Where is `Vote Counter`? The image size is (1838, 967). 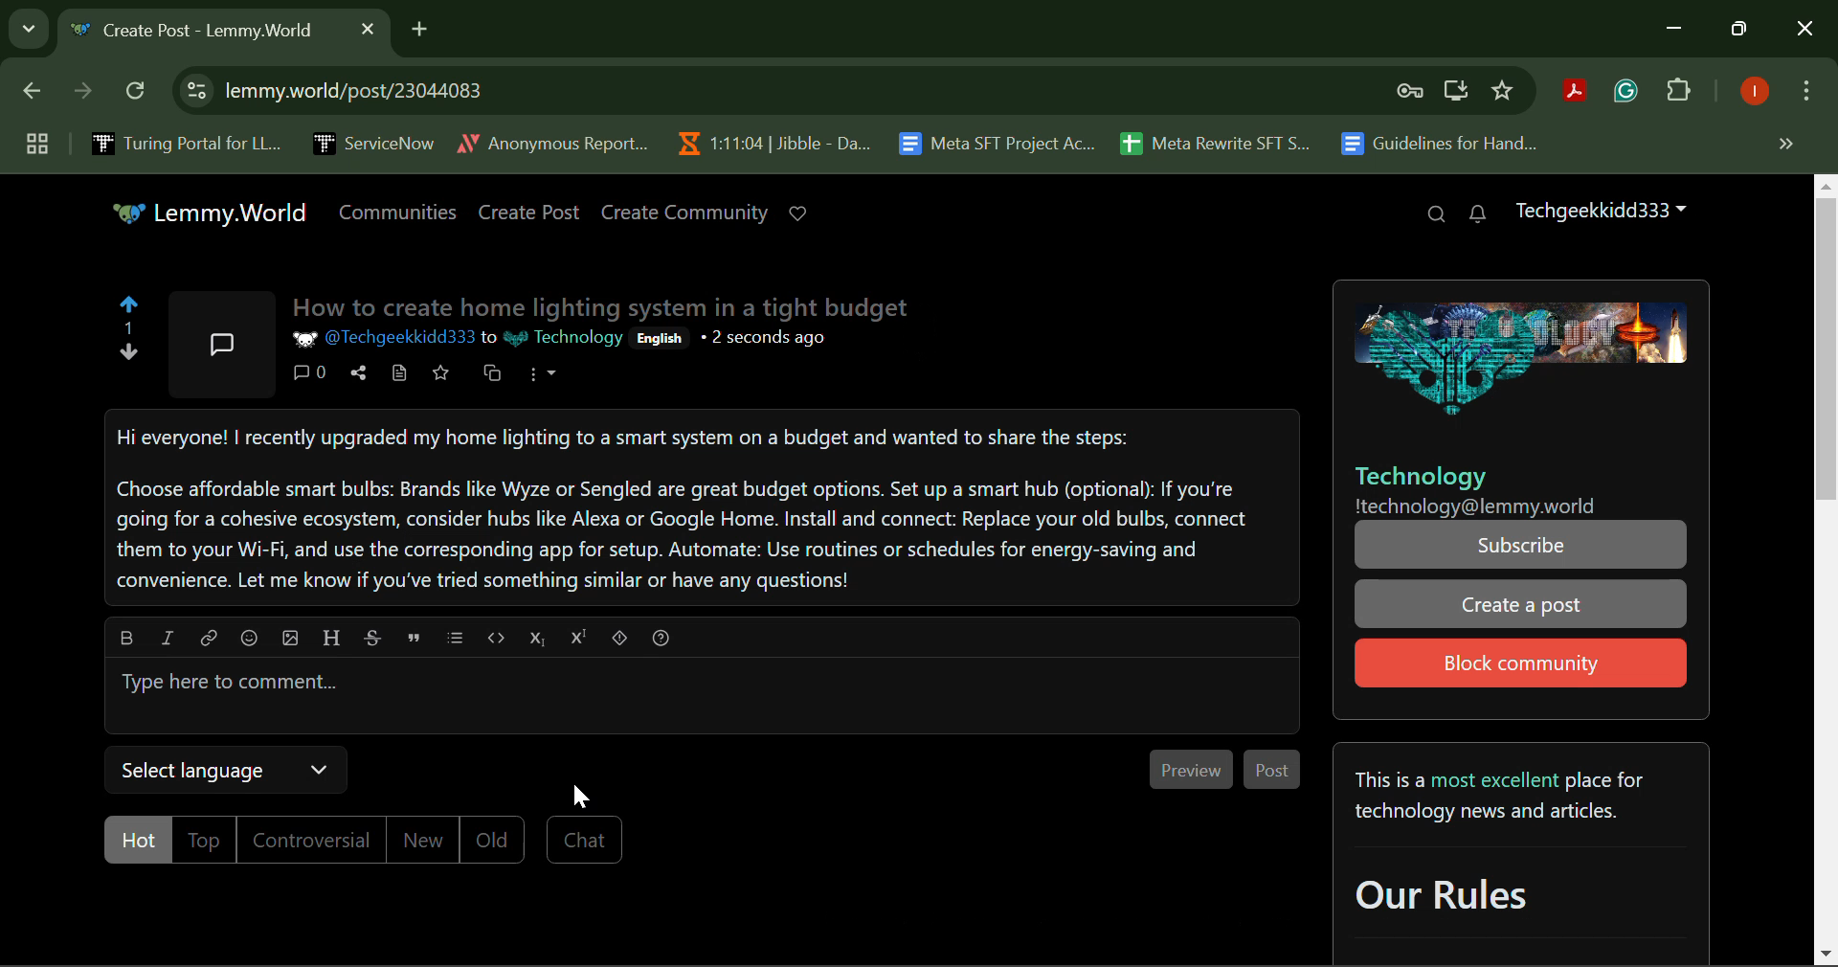 Vote Counter is located at coordinates (131, 331).